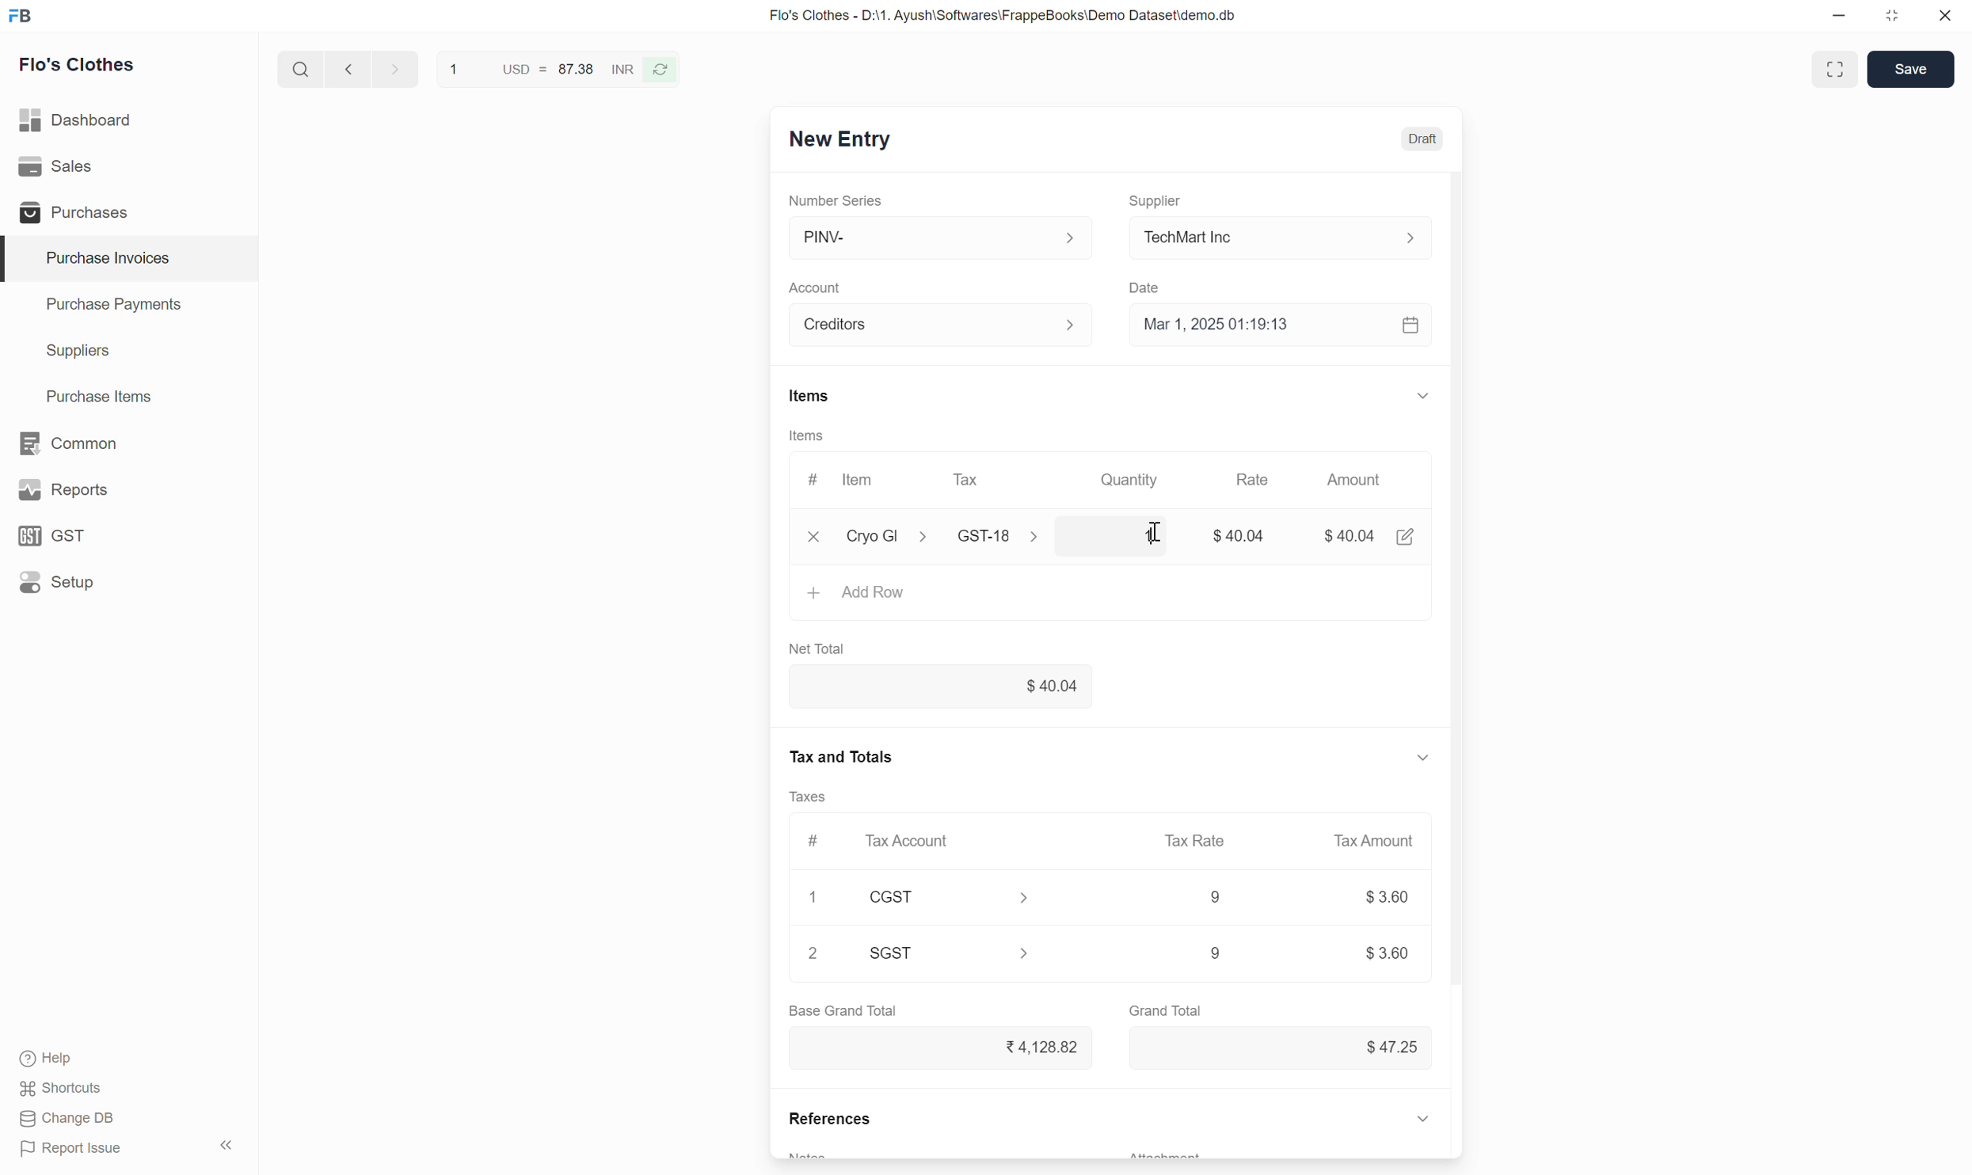 The height and width of the screenshot is (1175, 1972). What do you see at coordinates (1011, 536) in the screenshot?
I see `GST-18` at bounding box center [1011, 536].